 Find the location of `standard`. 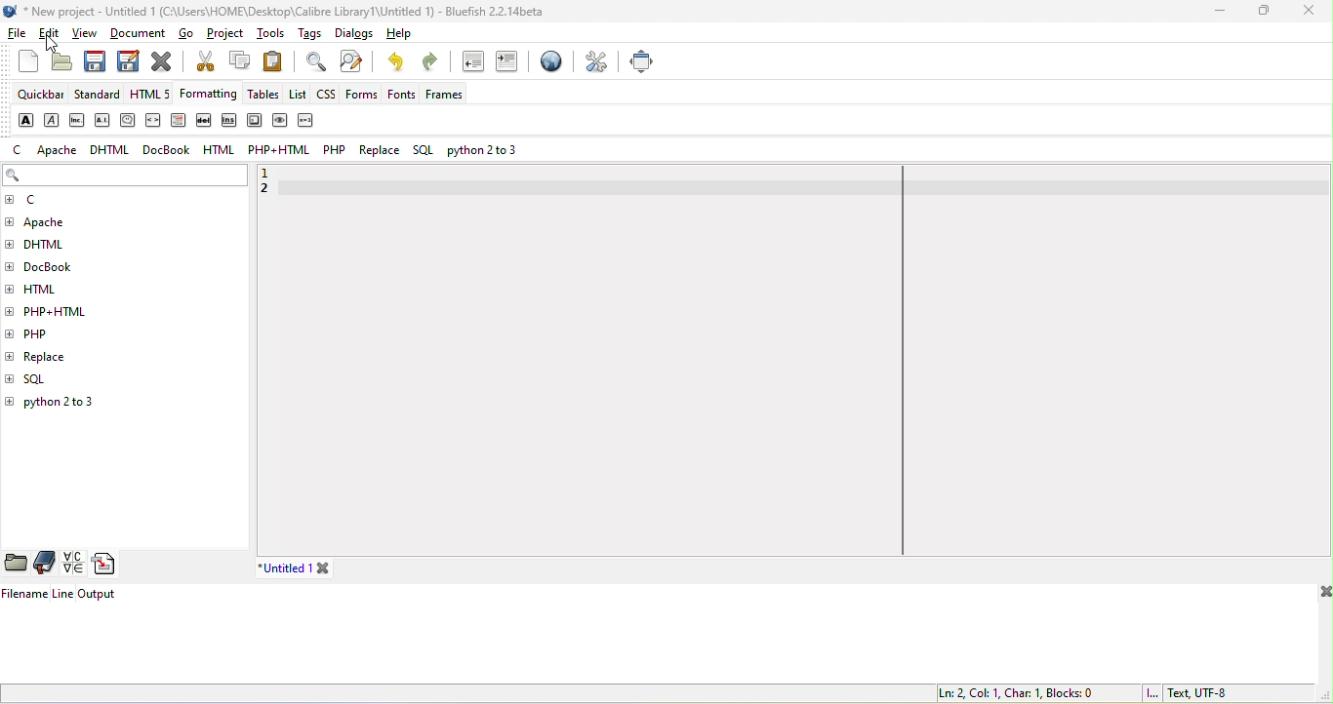

standard is located at coordinates (100, 94).